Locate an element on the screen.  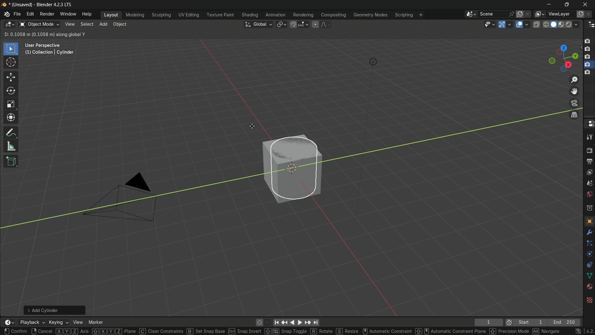
resize is located at coordinates (347, 331).